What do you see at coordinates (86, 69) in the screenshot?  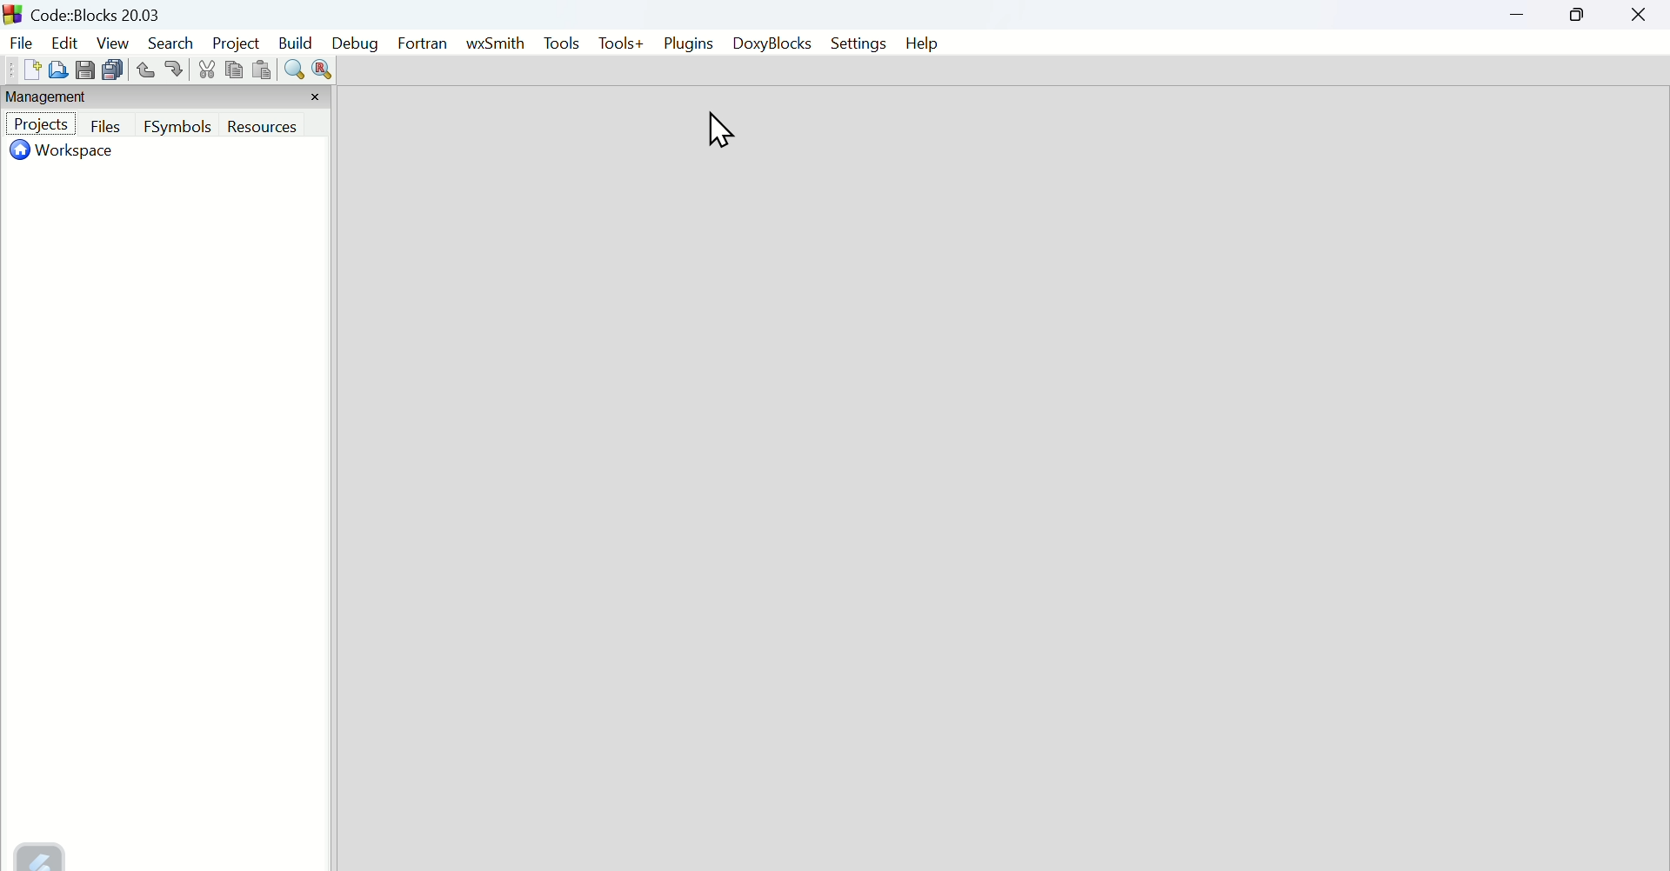 I see `Save file` at bounding box center [86, 69].